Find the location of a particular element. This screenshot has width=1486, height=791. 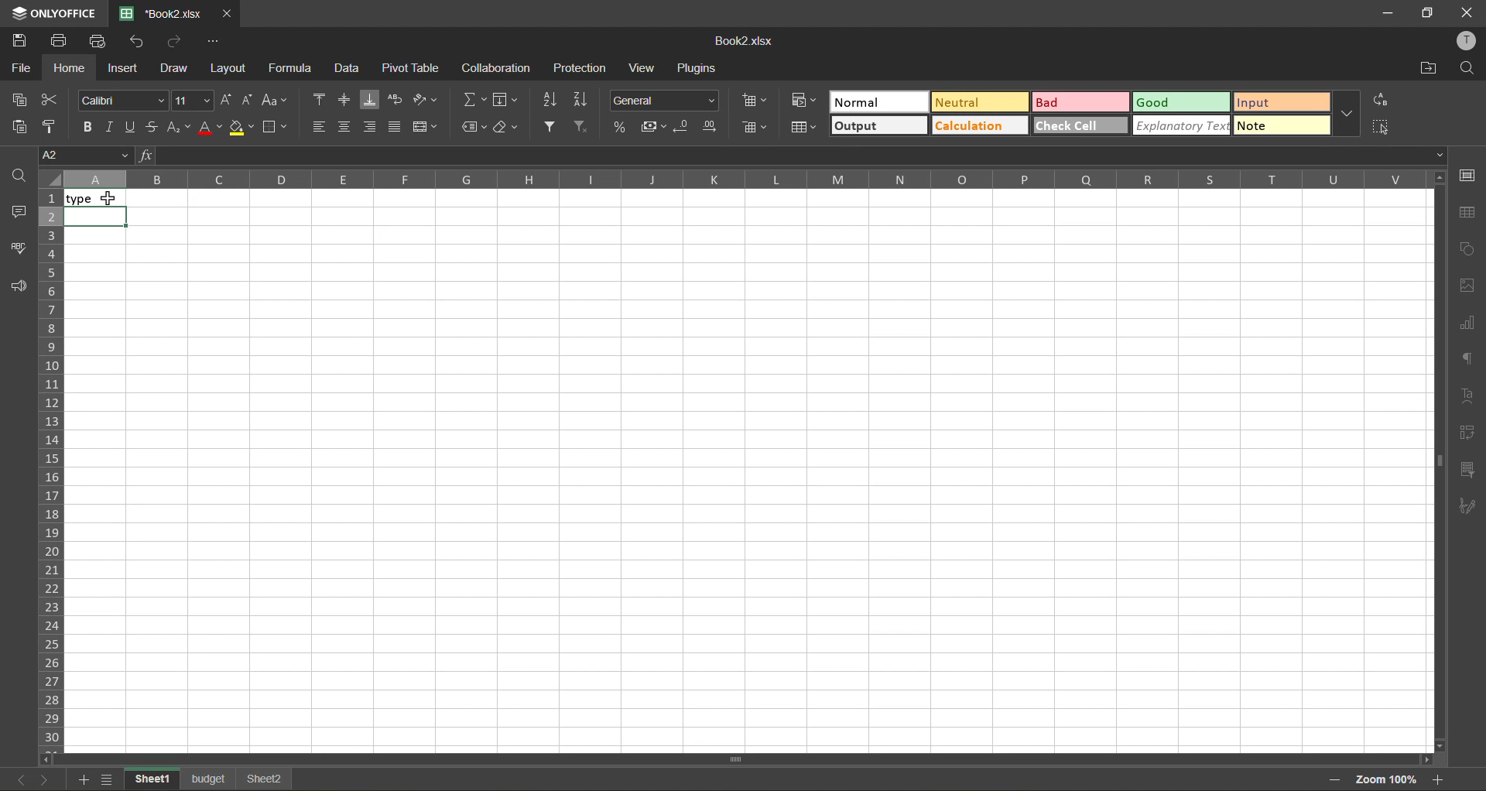

Book2.xlsx is located at coordinates (153, 11).